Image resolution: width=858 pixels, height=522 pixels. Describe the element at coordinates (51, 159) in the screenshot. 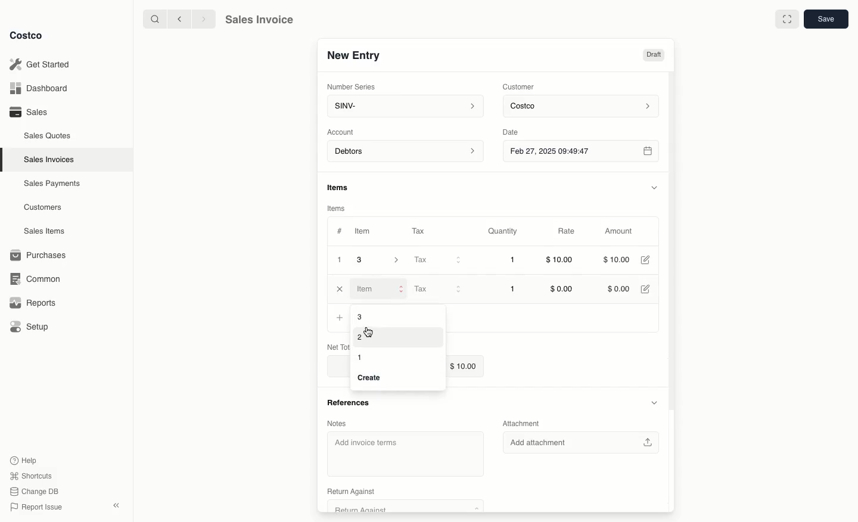

I see `Sales Invoices` at that location.